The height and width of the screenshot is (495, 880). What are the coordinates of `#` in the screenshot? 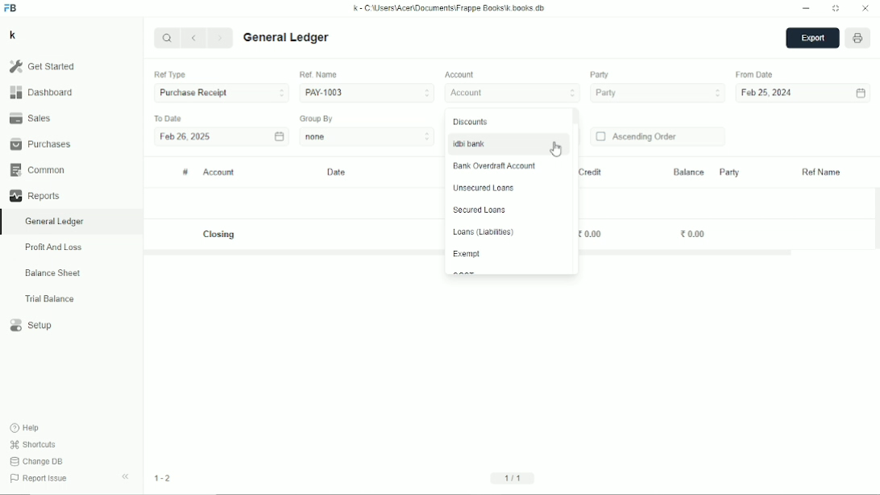 It's located at (185, 173).